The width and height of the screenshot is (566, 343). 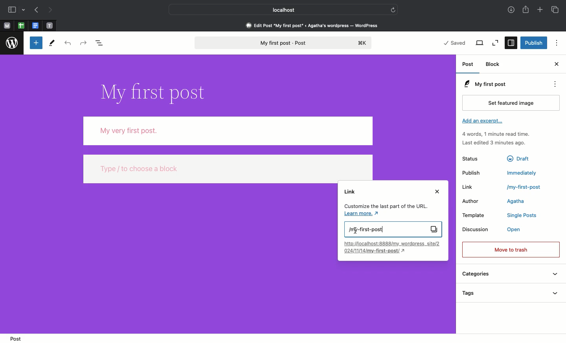 I want to click on Wordpress, so click(x=11, y=43).